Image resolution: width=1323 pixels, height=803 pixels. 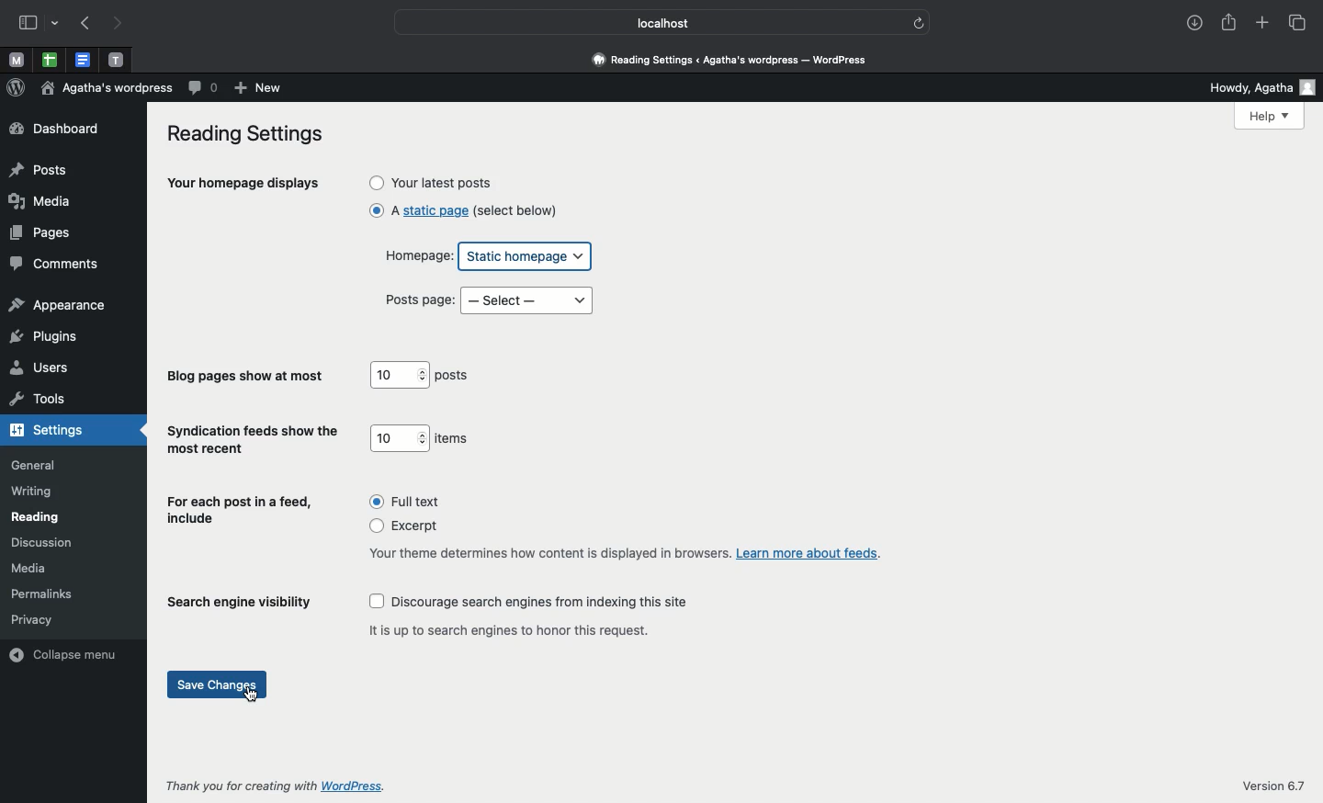 What do you see at coordinates (624, 553) in the screenshot?
I see `Your theme determines how content is displayed in browsers` at bounding box center [624, 553].